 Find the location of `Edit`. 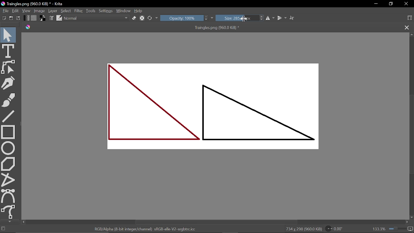

Edit is located at coordinates (15, 11).